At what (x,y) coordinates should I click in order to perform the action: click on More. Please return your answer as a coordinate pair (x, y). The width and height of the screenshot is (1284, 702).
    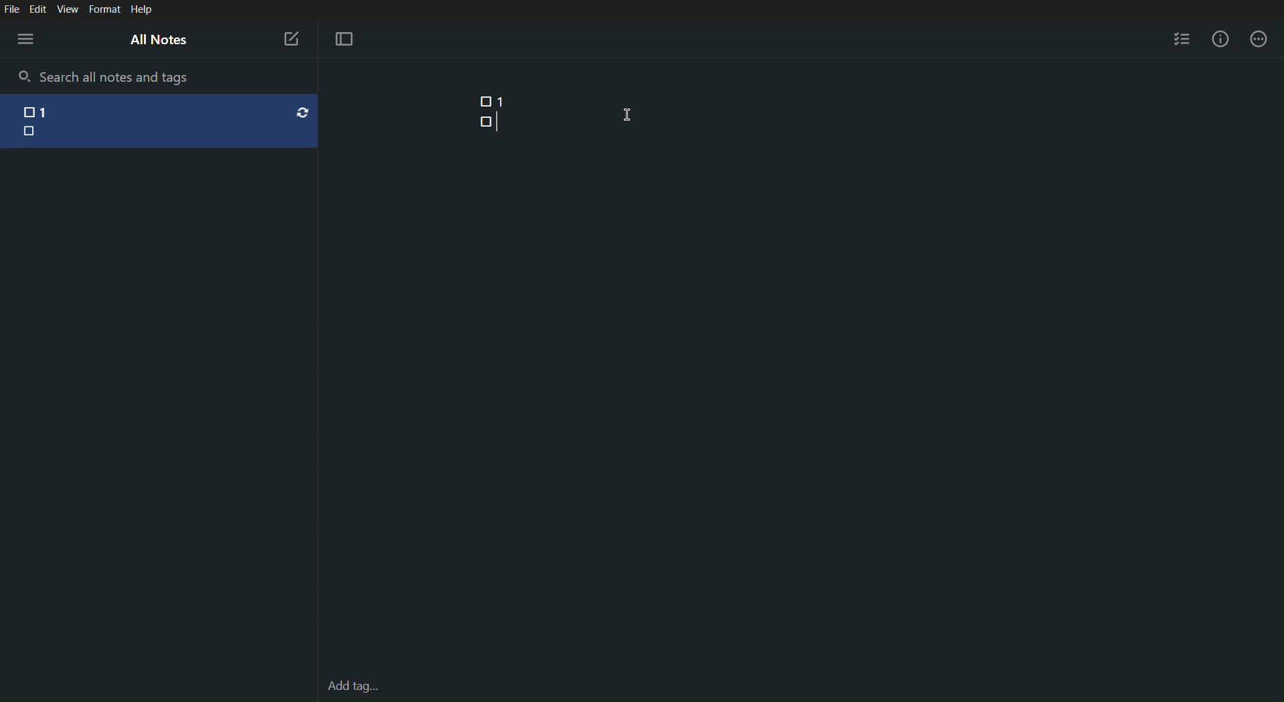
    Looking at the image, I should click on (1259, 39).